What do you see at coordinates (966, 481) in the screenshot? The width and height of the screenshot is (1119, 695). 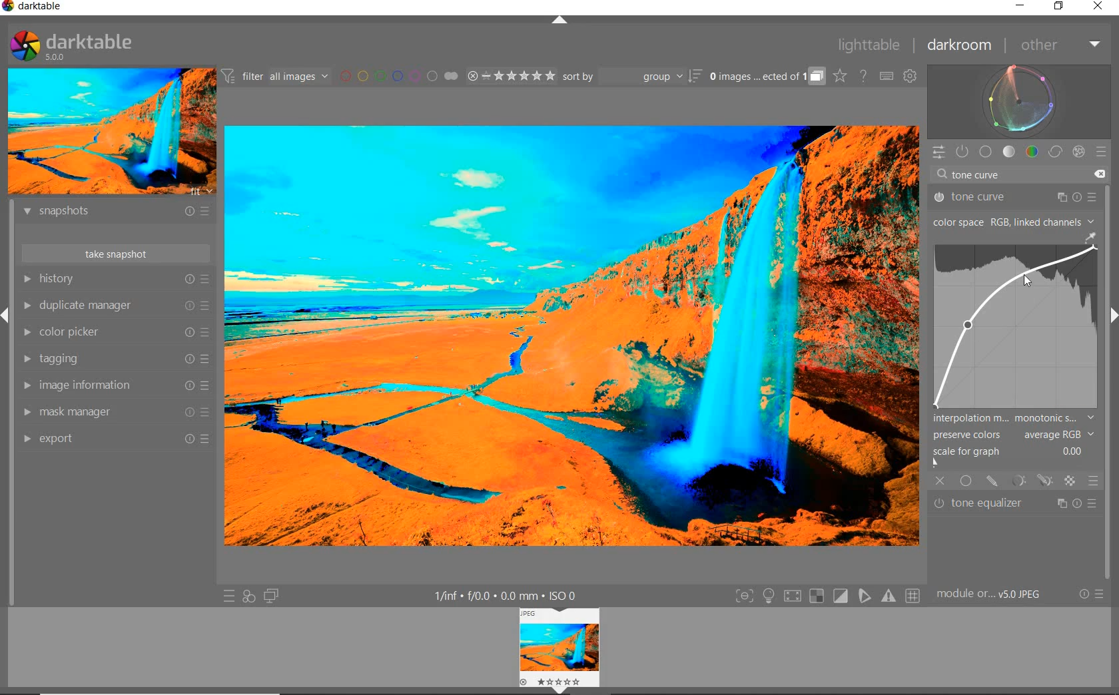 I see `UNIFORMLY` at bounding box center [966, 481].